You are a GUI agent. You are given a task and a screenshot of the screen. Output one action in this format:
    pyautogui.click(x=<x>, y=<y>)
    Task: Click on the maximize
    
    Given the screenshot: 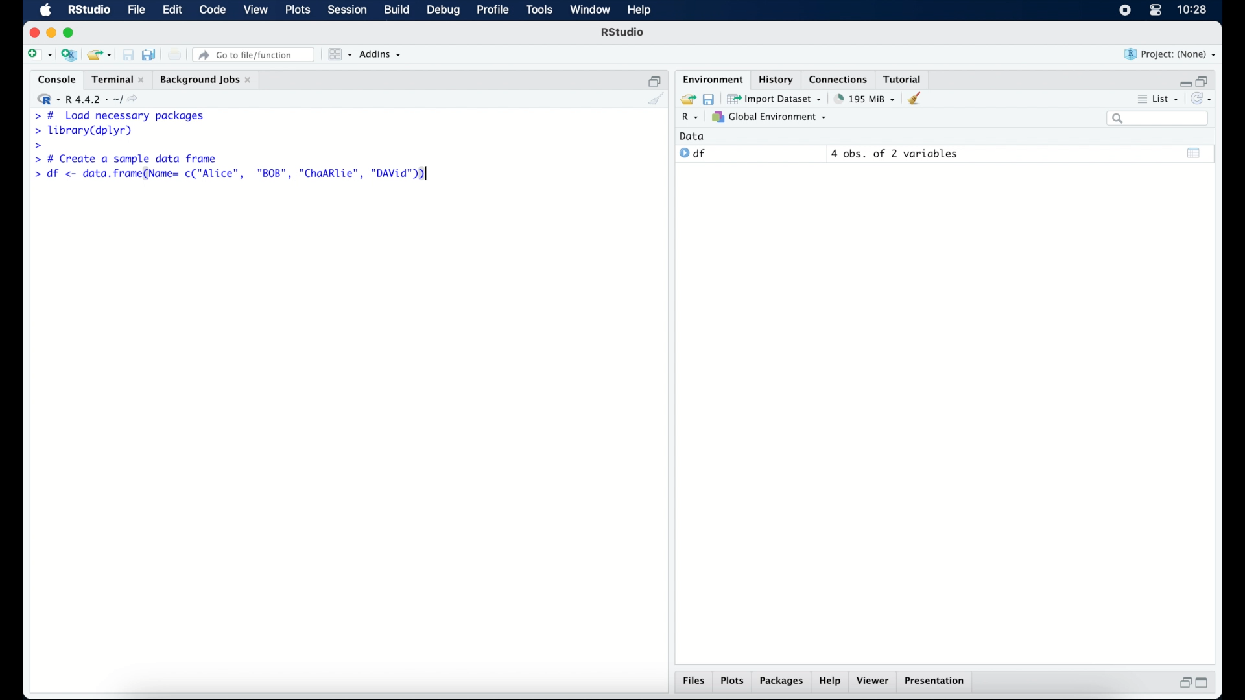 What is the action you would take?
    pyautogui.click(x=1206, y=683)
    